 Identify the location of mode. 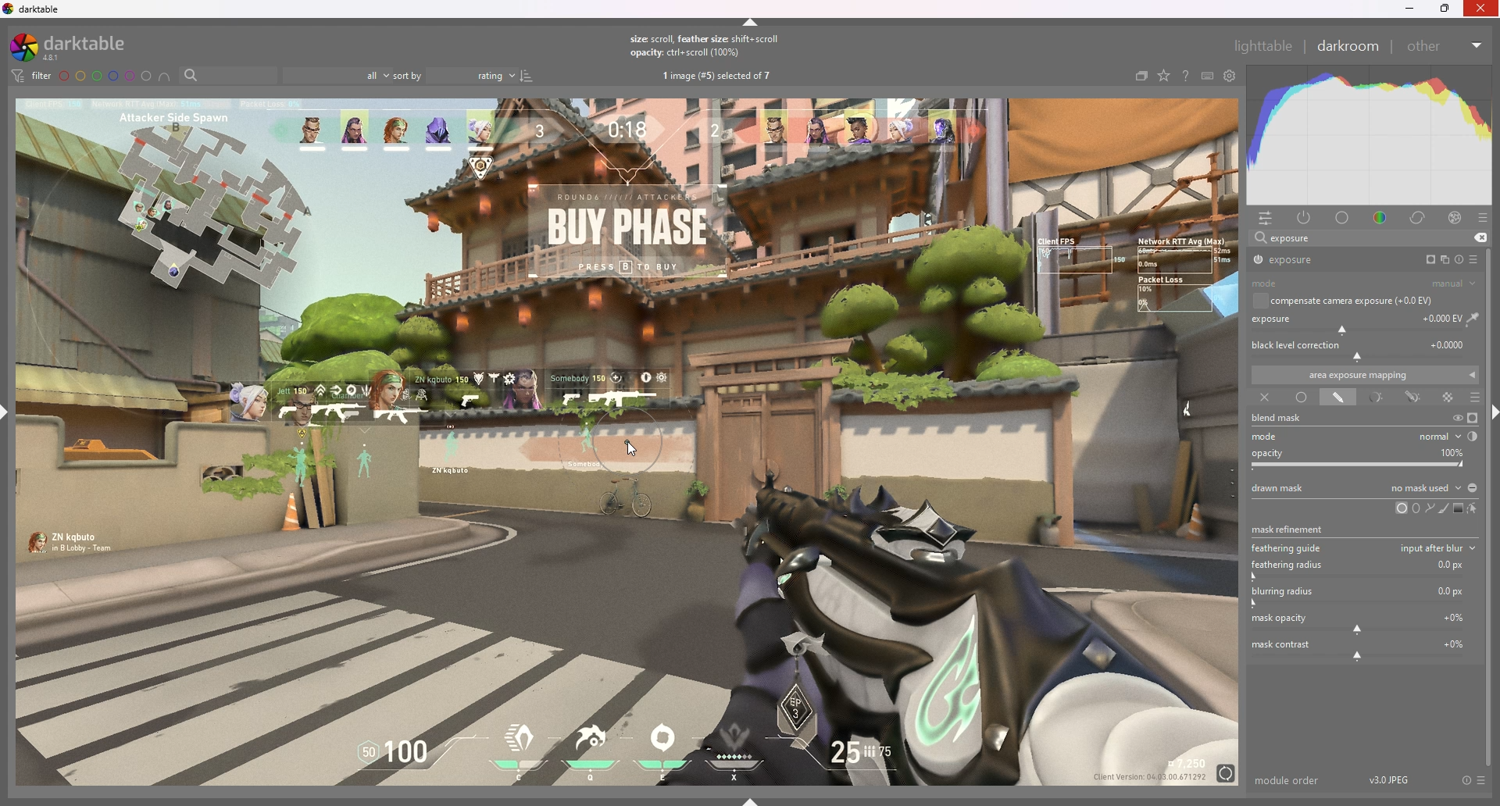
(1368, 436).